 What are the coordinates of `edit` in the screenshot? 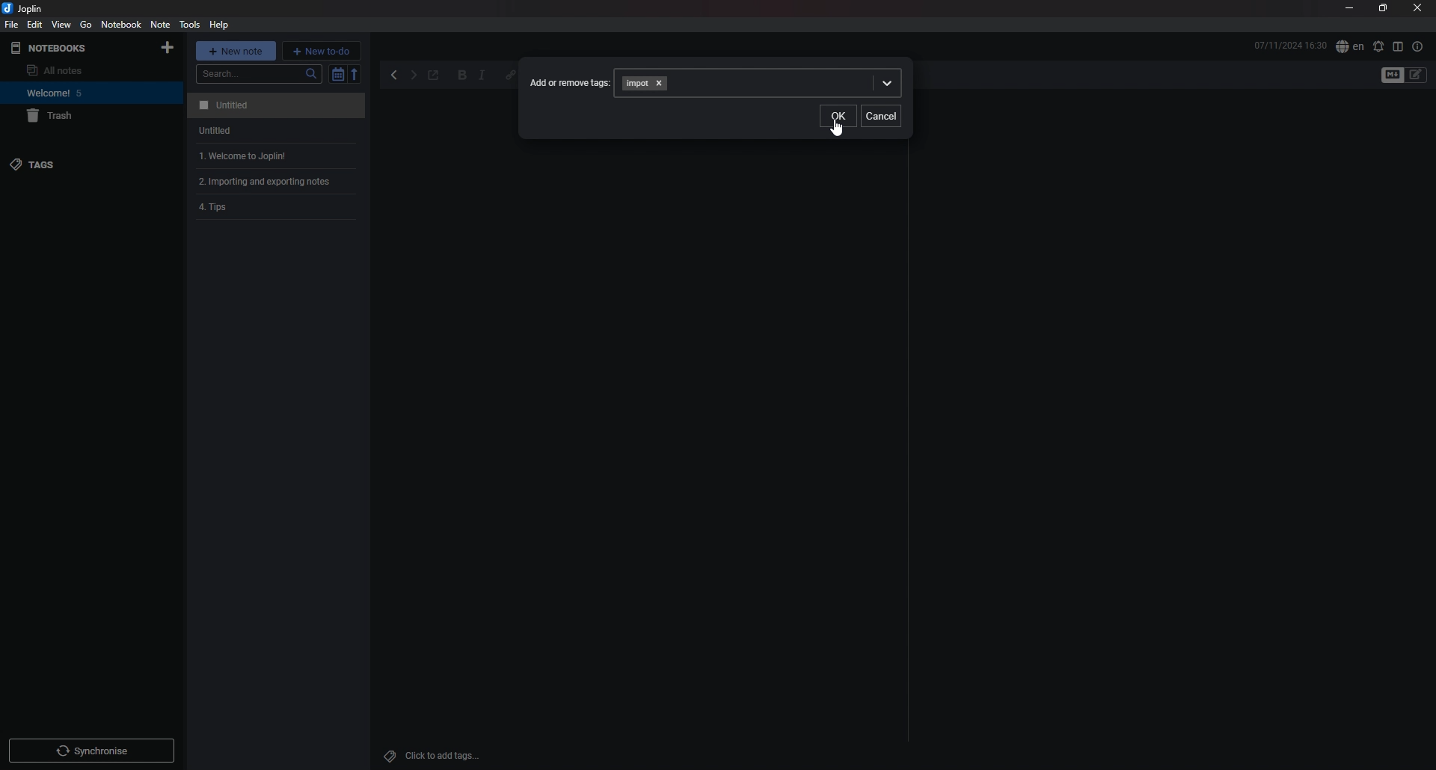 It's located at (34, 24).